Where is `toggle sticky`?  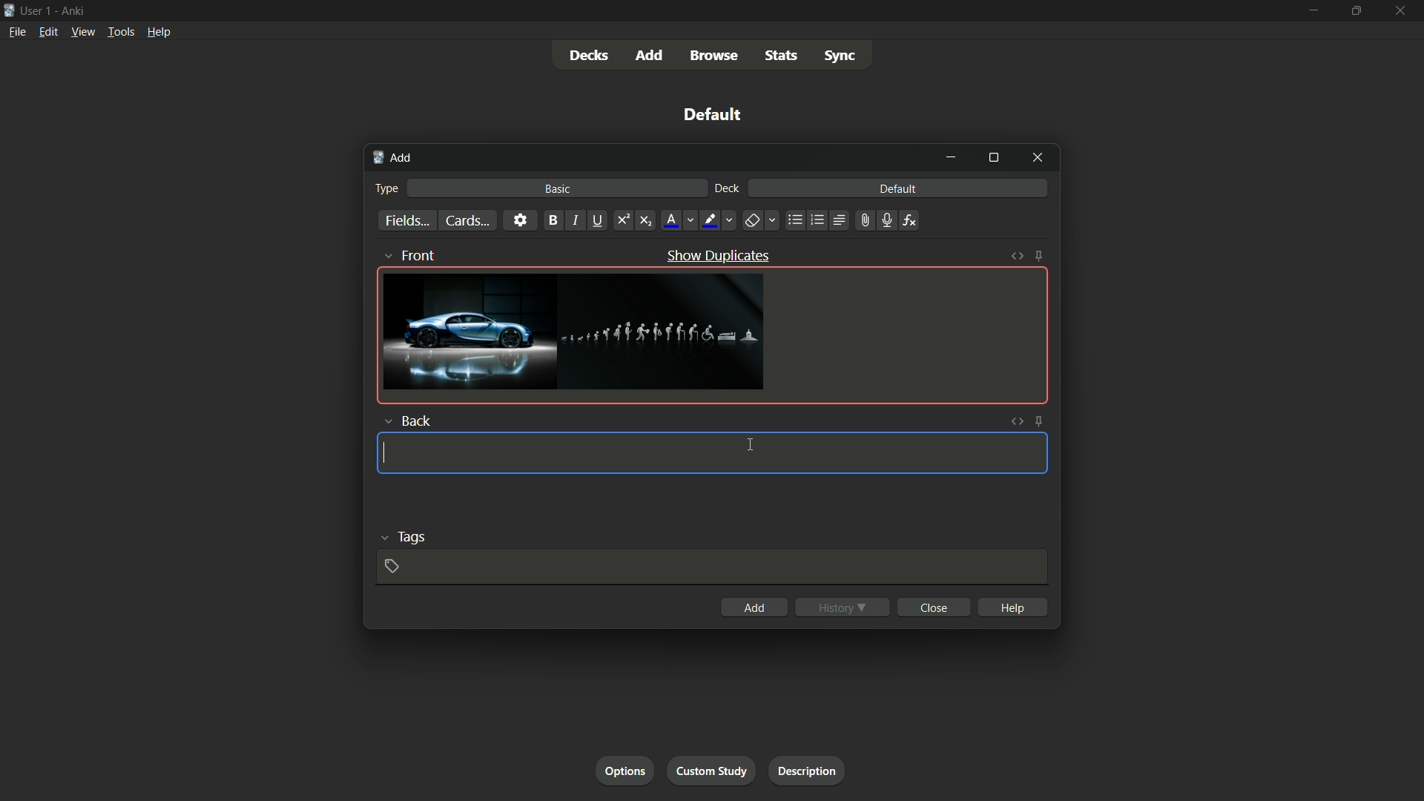 toggle sticky is located at coordinates (1041, 255).